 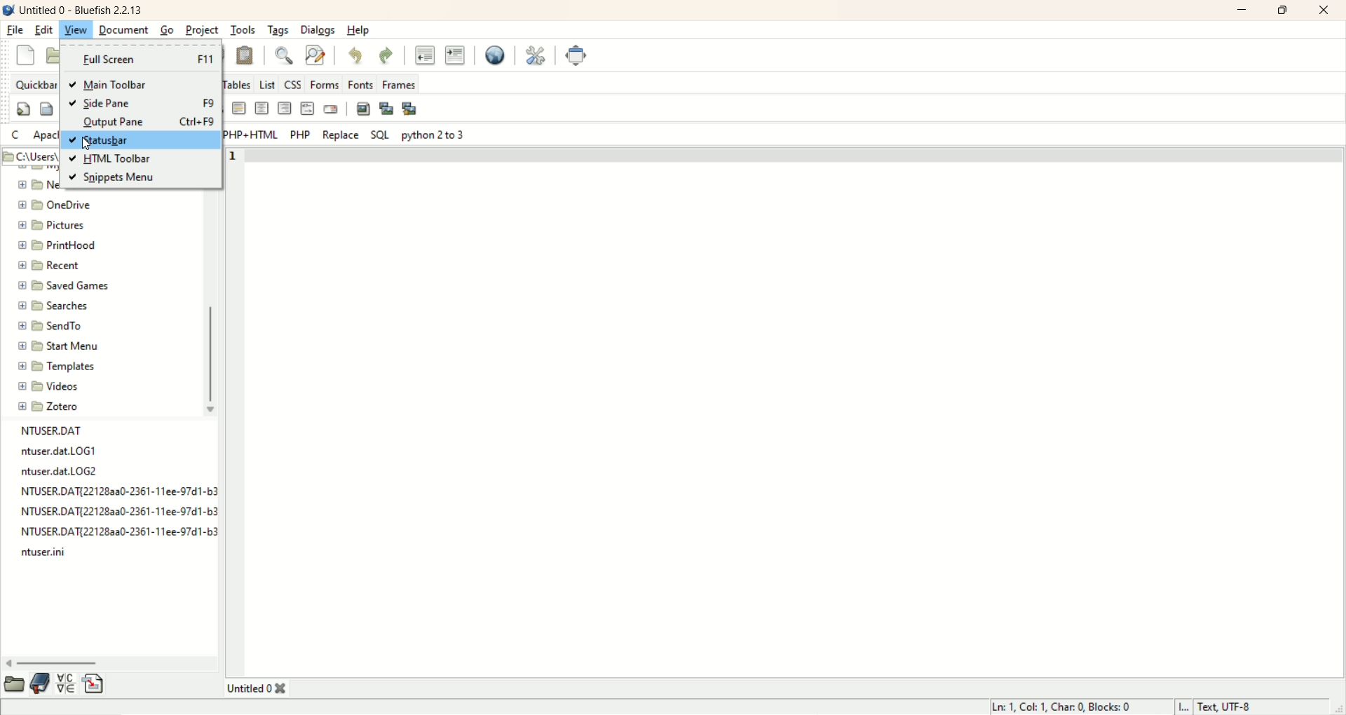 I want to click on right justify, so click(x=284, y=108).